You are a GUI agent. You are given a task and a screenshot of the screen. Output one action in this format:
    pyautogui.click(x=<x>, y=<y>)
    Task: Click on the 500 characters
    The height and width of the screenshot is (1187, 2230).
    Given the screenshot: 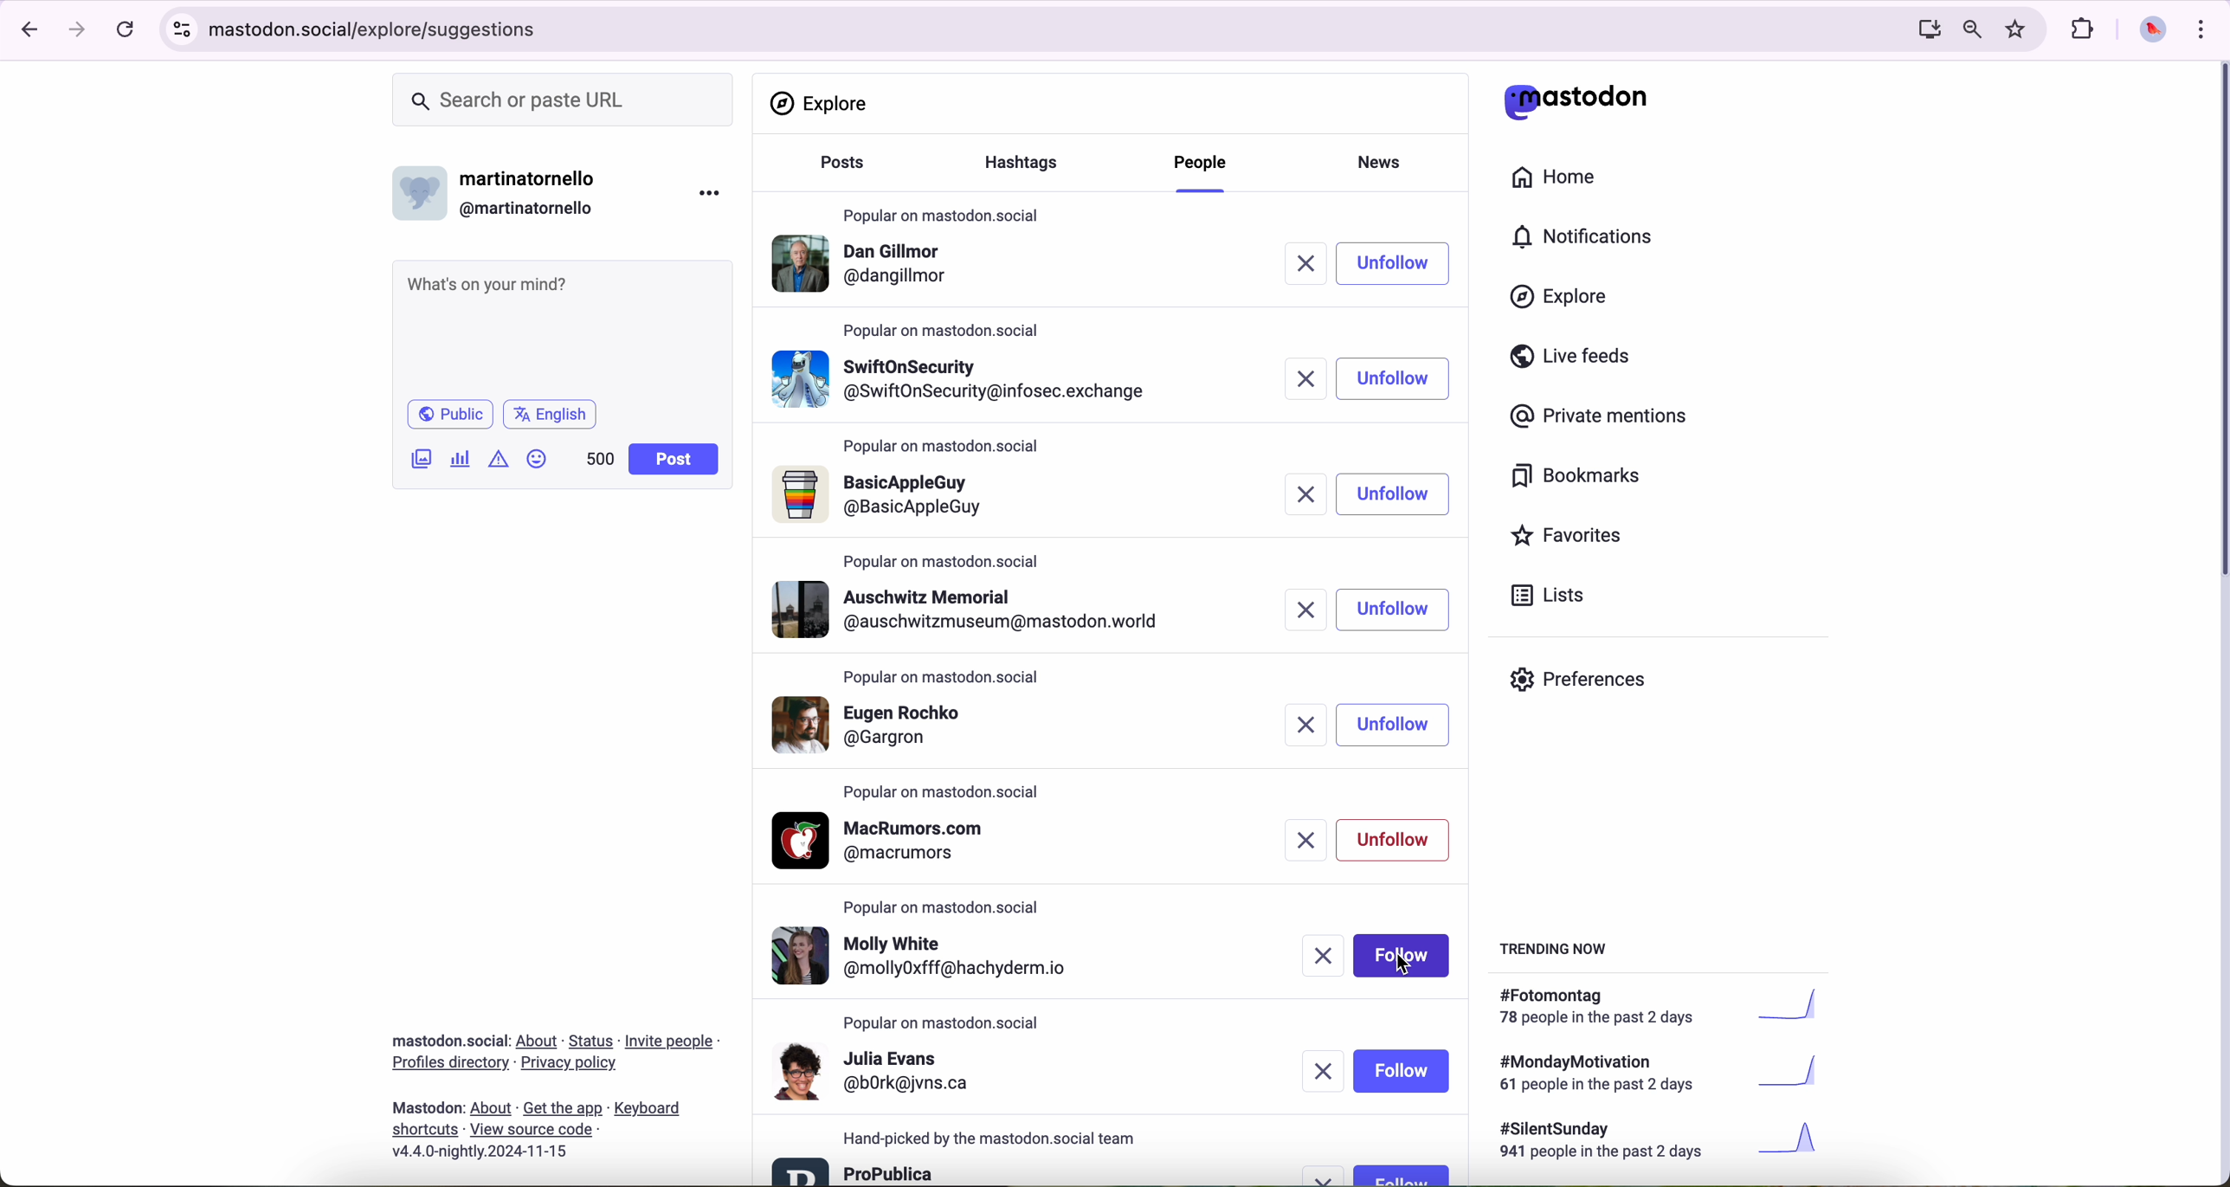 What is the action you would take?
    pyautogui.click(x=599, y=458)
    